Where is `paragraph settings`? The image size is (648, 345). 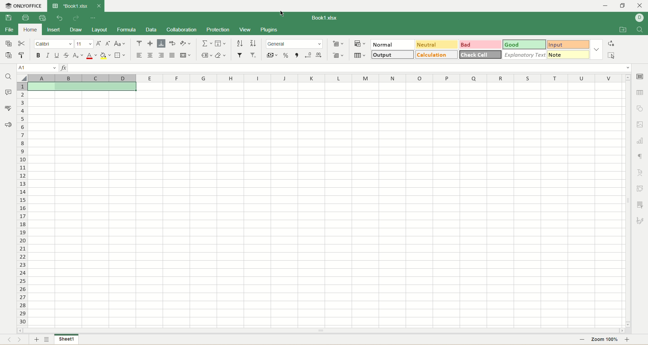 paragraph settings is located at coordinates (640, 155).